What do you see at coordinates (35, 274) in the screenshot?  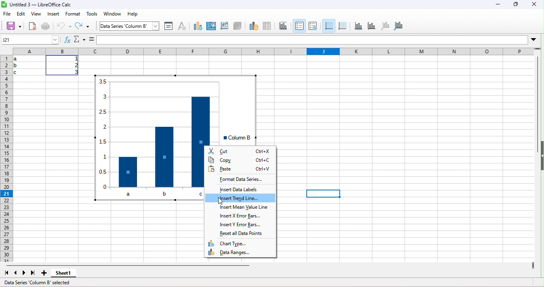 I see `last sheet` at bounding box center [35, 274].